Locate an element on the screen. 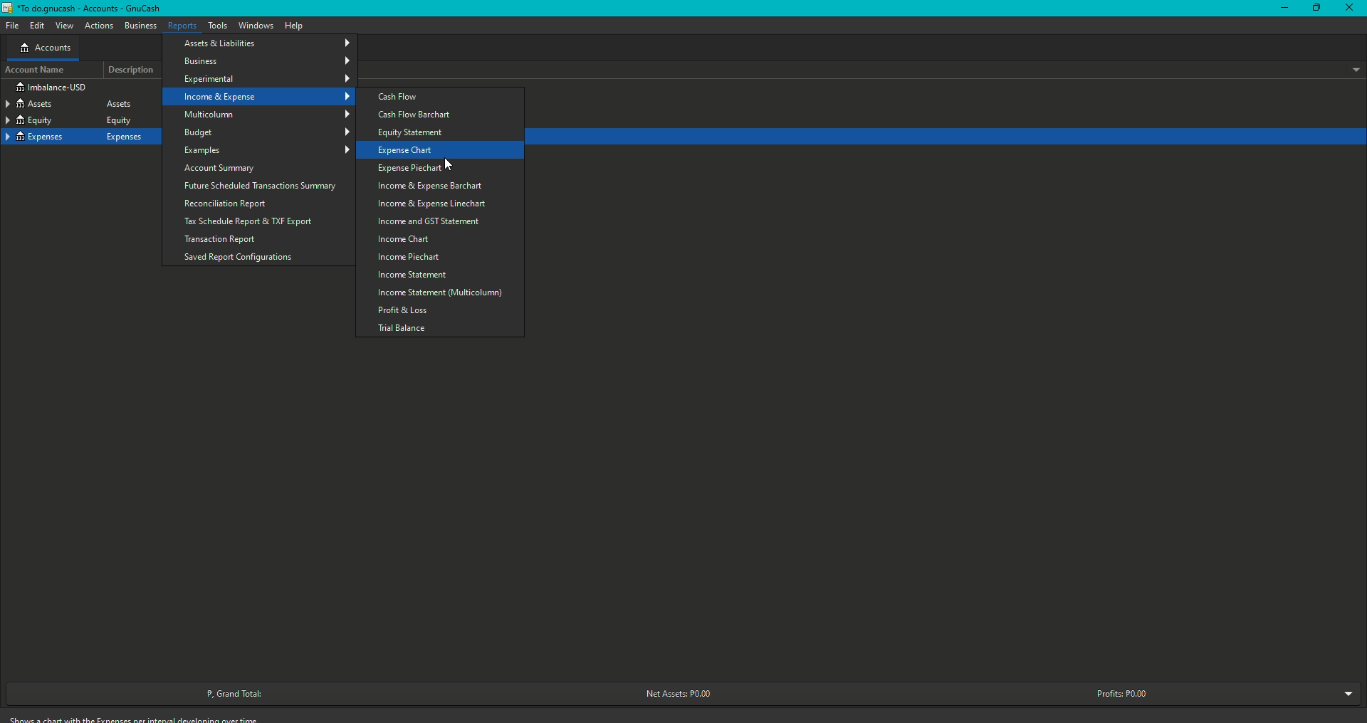  Cursor is located at coordinates (446, 163).